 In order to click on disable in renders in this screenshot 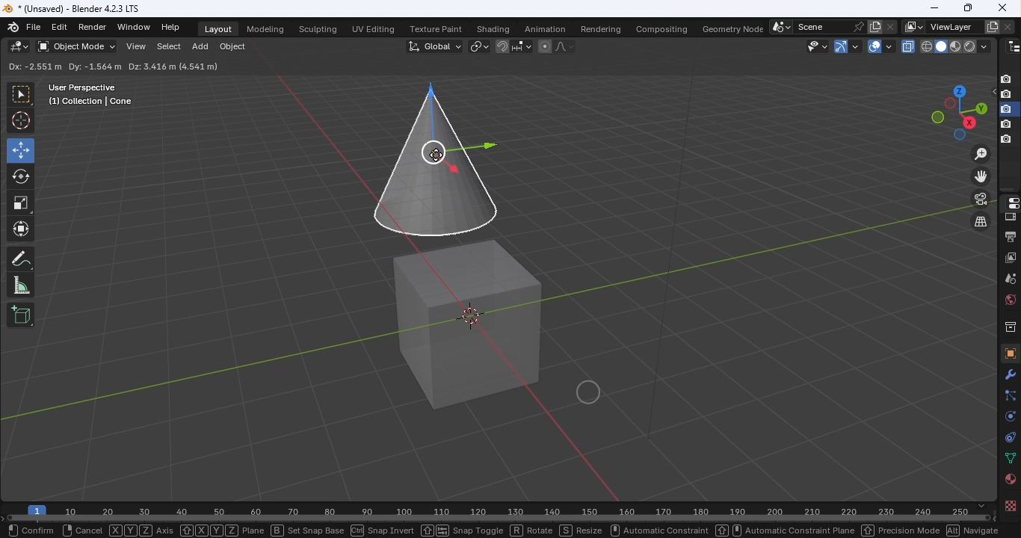, I will do `click(1006, 109)`.